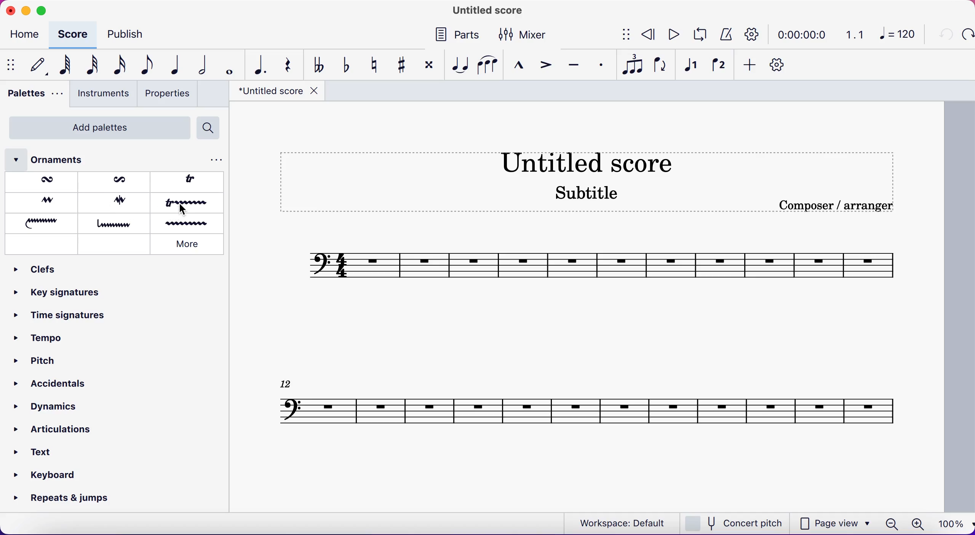 This screenshot has width=975, height=535. I want to click on show/hide, so click(10, 65).